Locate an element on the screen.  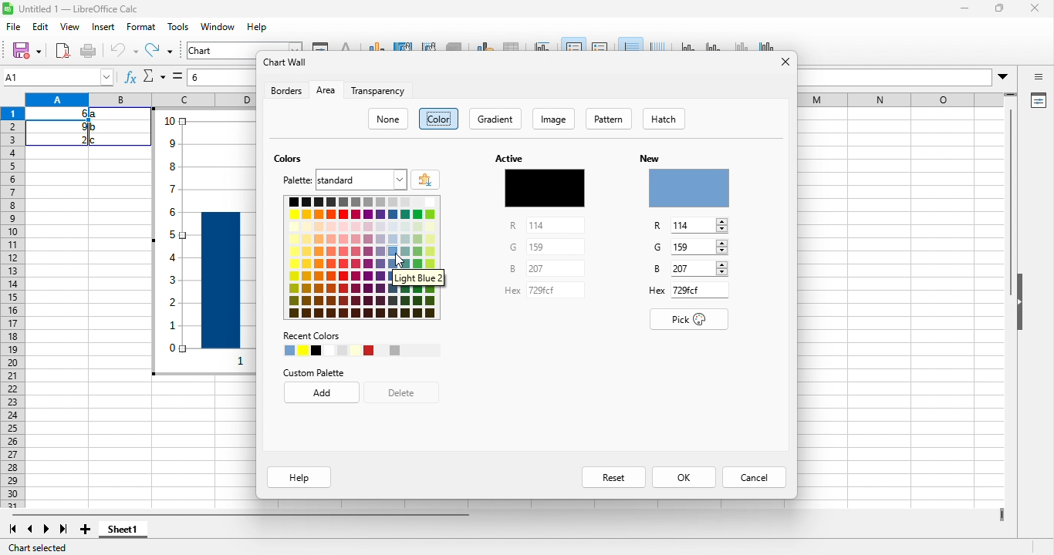
title is located at coordinates (73, 9).